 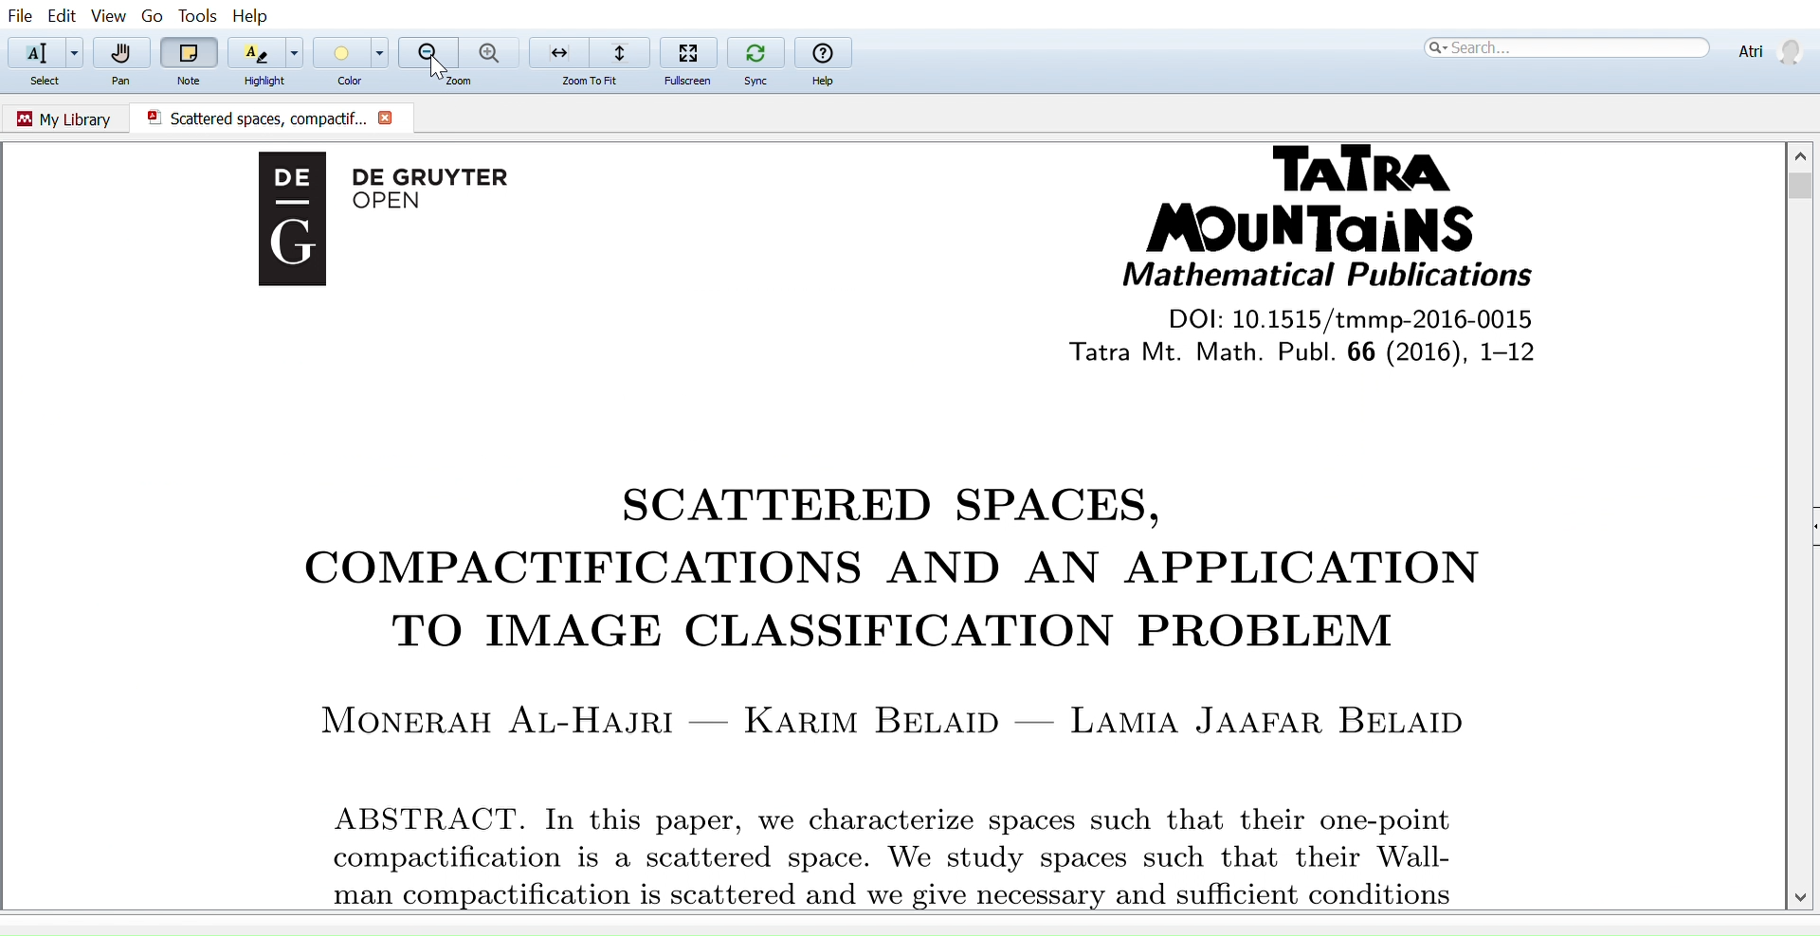 What do you see at coordinates (1353, 318) in the screenshot?
I see `DOI: 10.1515/tmmp-2016-0015` at bounding box center [1353, 318].